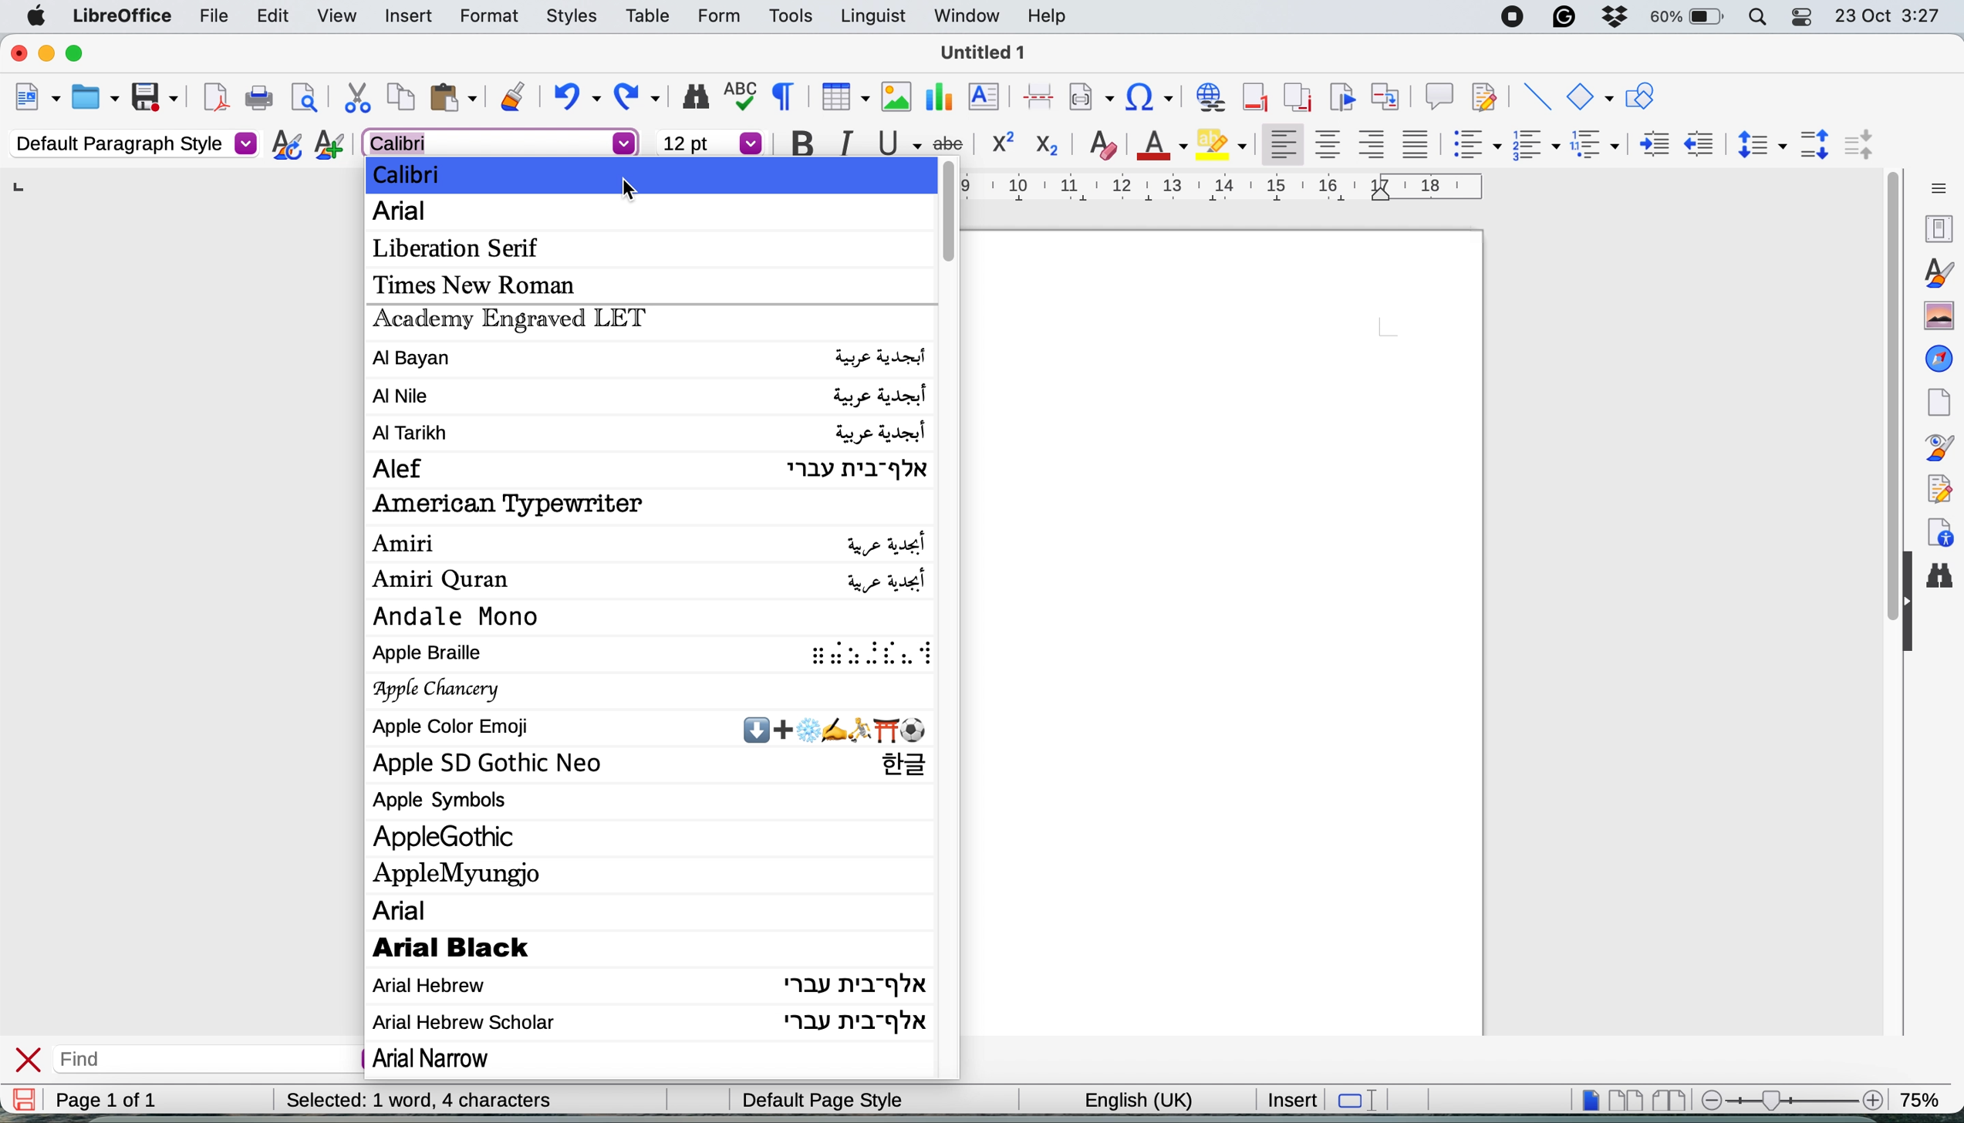 The image size is (1964, 1123). Describe the element at coordinates (211, 99) in the screenshot. I see `export as pdf` at that location.